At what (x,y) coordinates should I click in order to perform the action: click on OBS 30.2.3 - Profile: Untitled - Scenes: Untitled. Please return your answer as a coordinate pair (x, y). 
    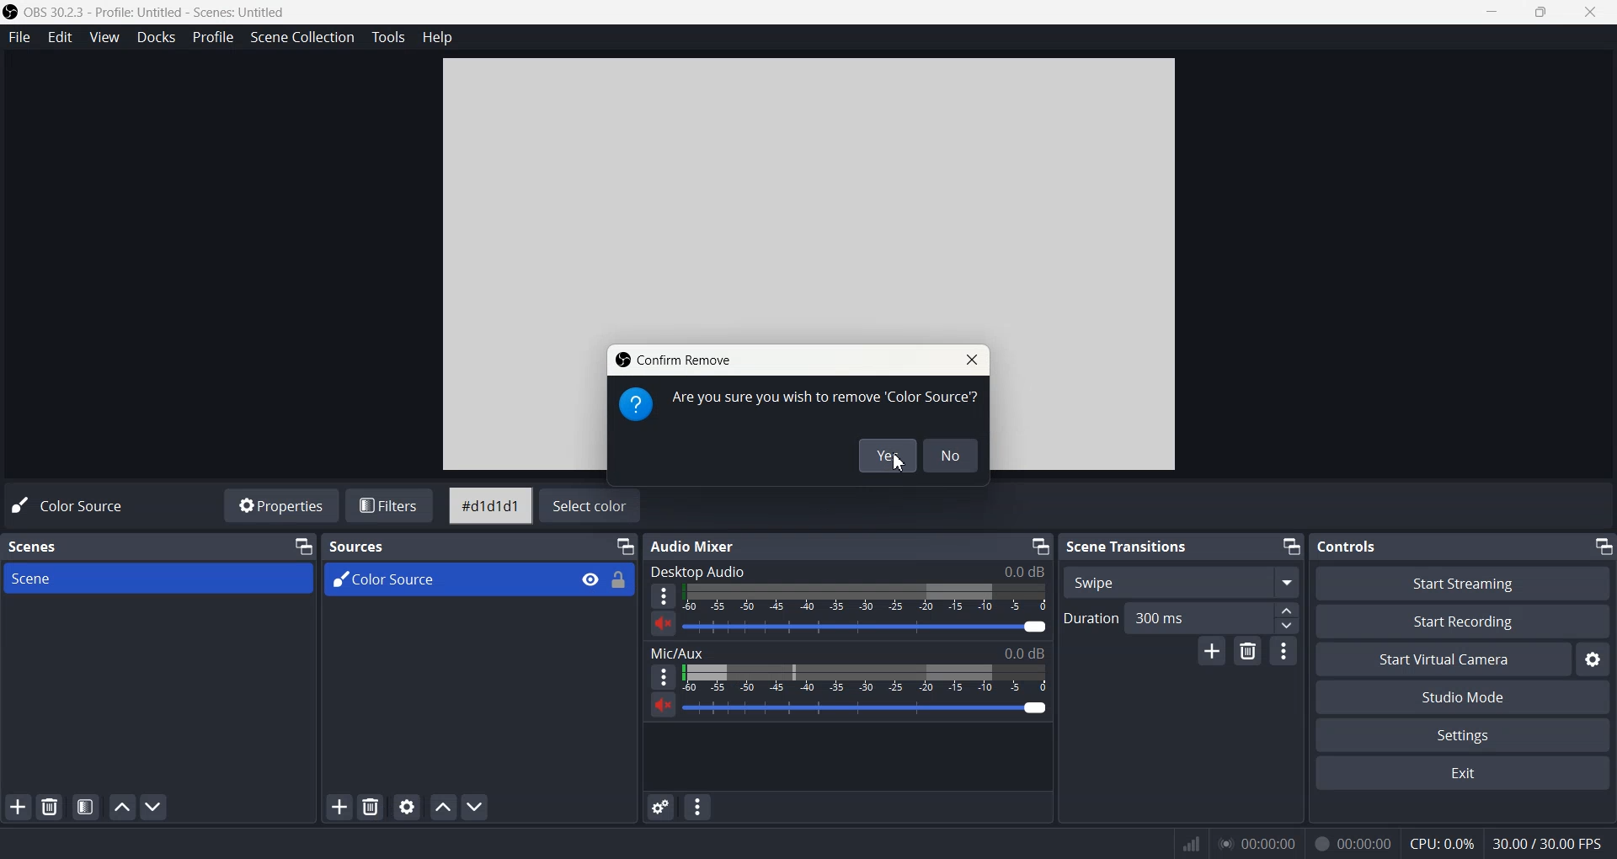
    Looking at the image, I should click on (149, 11).